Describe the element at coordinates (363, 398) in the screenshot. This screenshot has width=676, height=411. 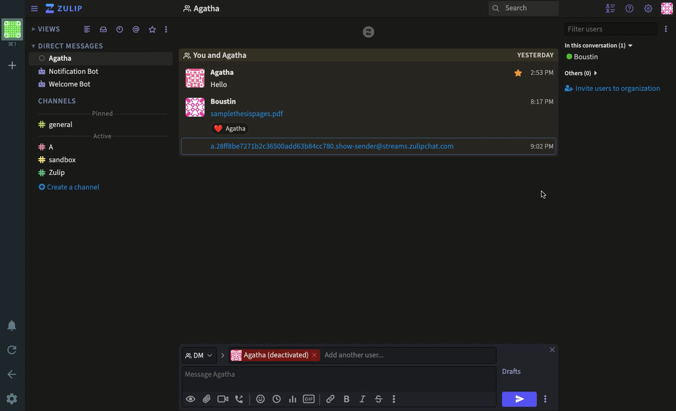
I see `Italics` at that location.